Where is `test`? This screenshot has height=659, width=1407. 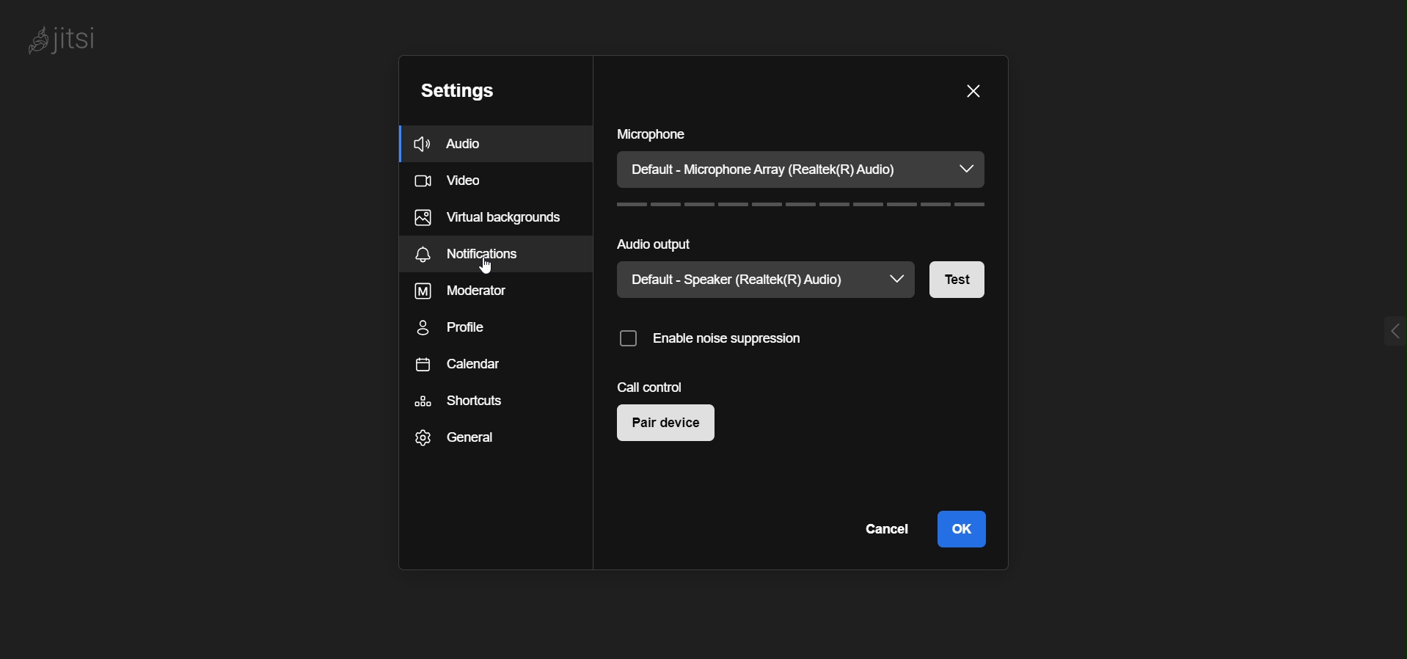
test is located at coordinates (964, 281).